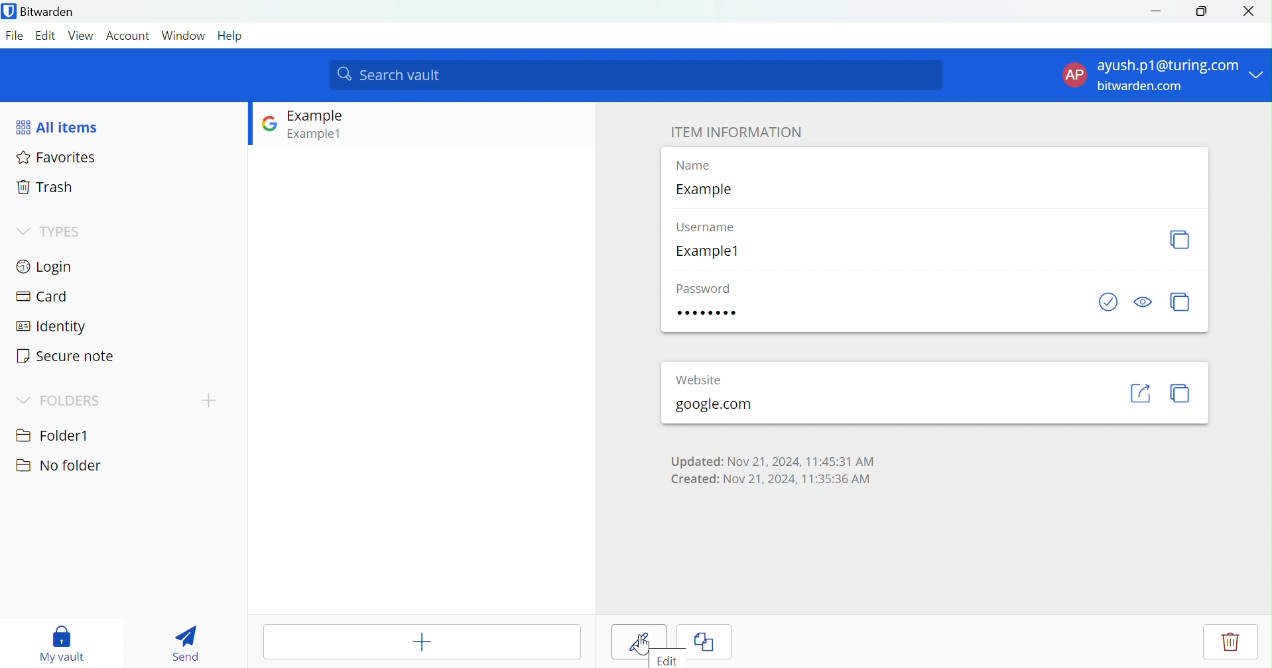 Image resolution: width=1272 pixels, height=668 pixels. I want to click on AP, so click(1074, 76).